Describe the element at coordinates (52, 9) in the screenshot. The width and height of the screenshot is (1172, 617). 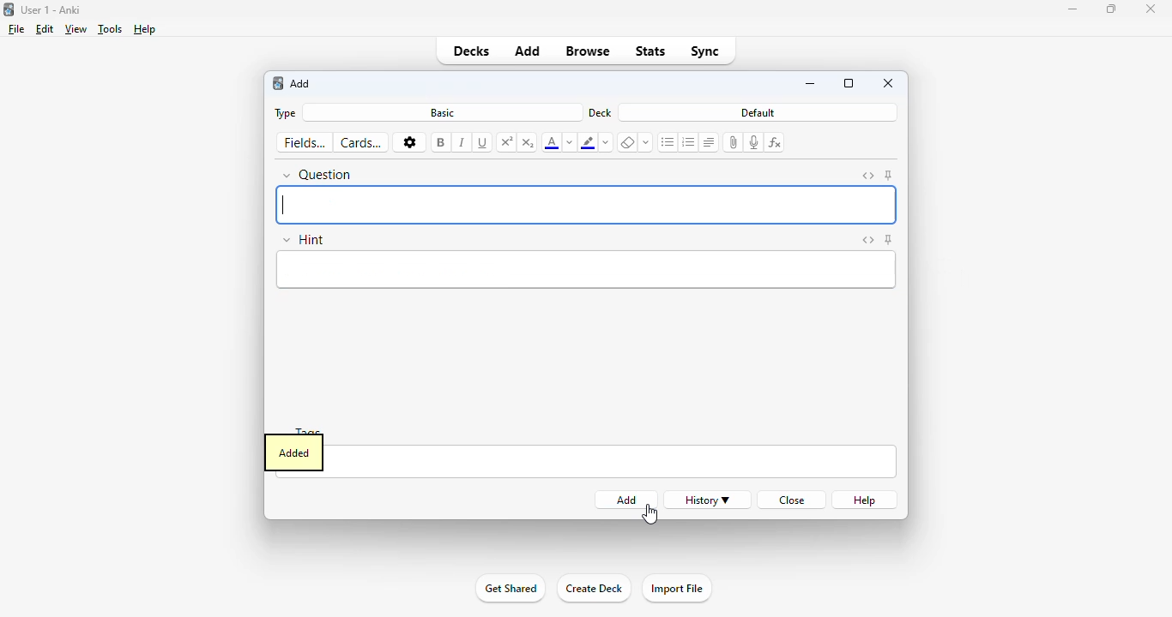
I see `User 1 - Anki` at that location.